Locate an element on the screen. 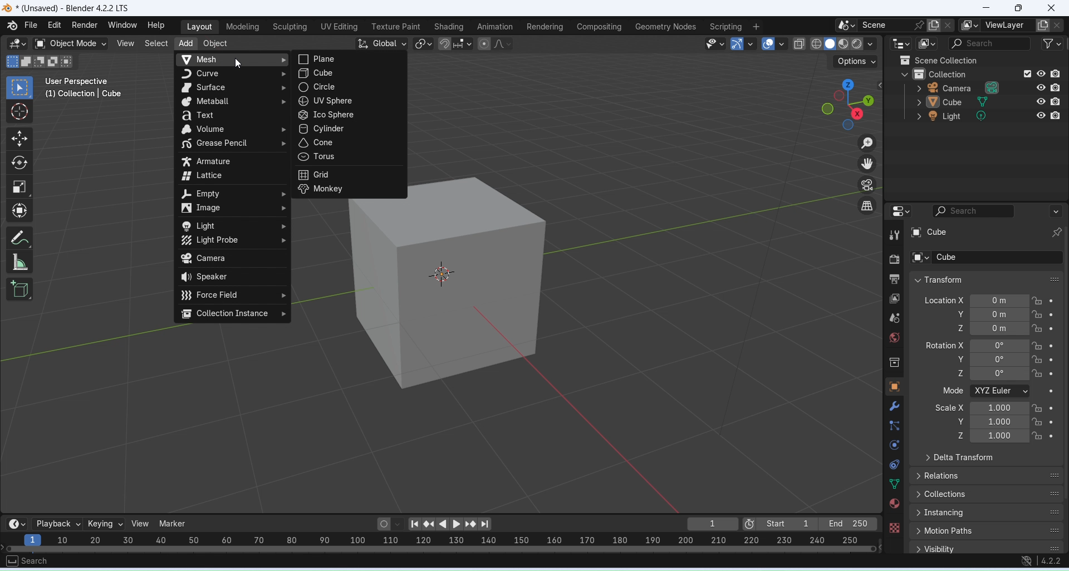 Image resolution: width=1069 pixels, height=571 pixels. Snap is located at coordinates (445, 44).